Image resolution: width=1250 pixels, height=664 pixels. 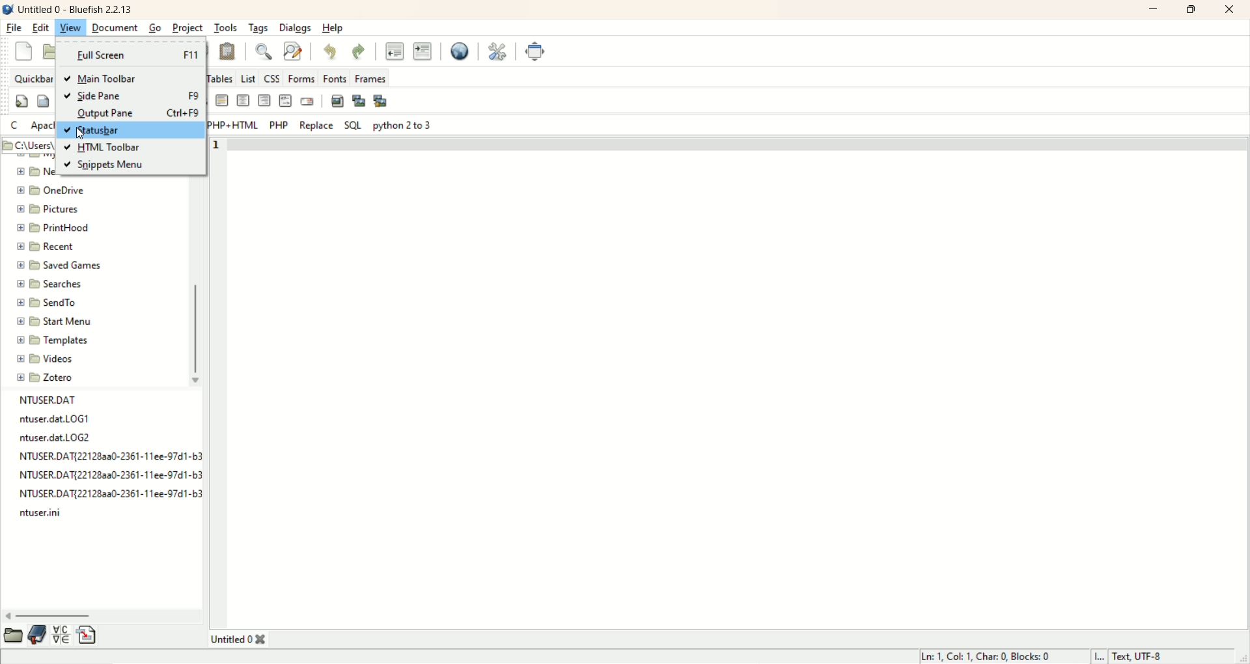 I want to click on documentation, so click(x=38, y=634).